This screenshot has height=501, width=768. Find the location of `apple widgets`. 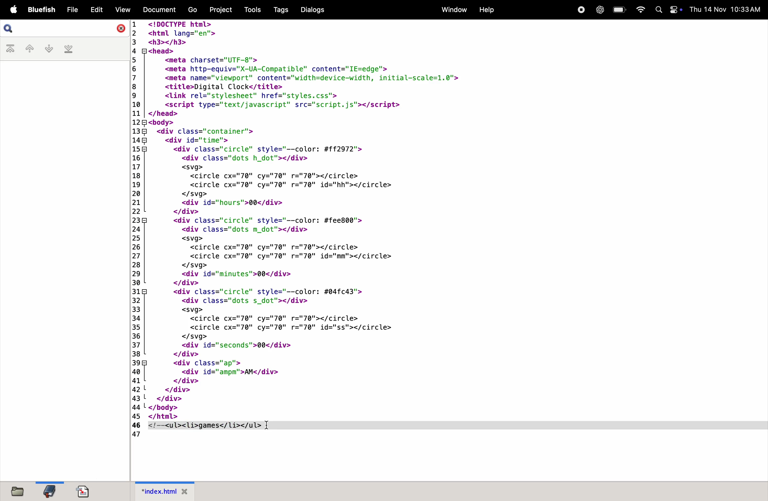

apple widgets is located at coordinates (668, 10).